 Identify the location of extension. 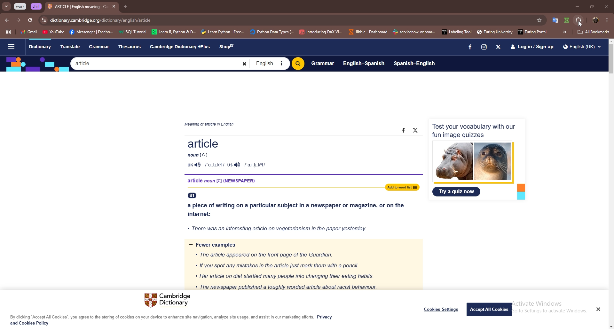
(554, 20).